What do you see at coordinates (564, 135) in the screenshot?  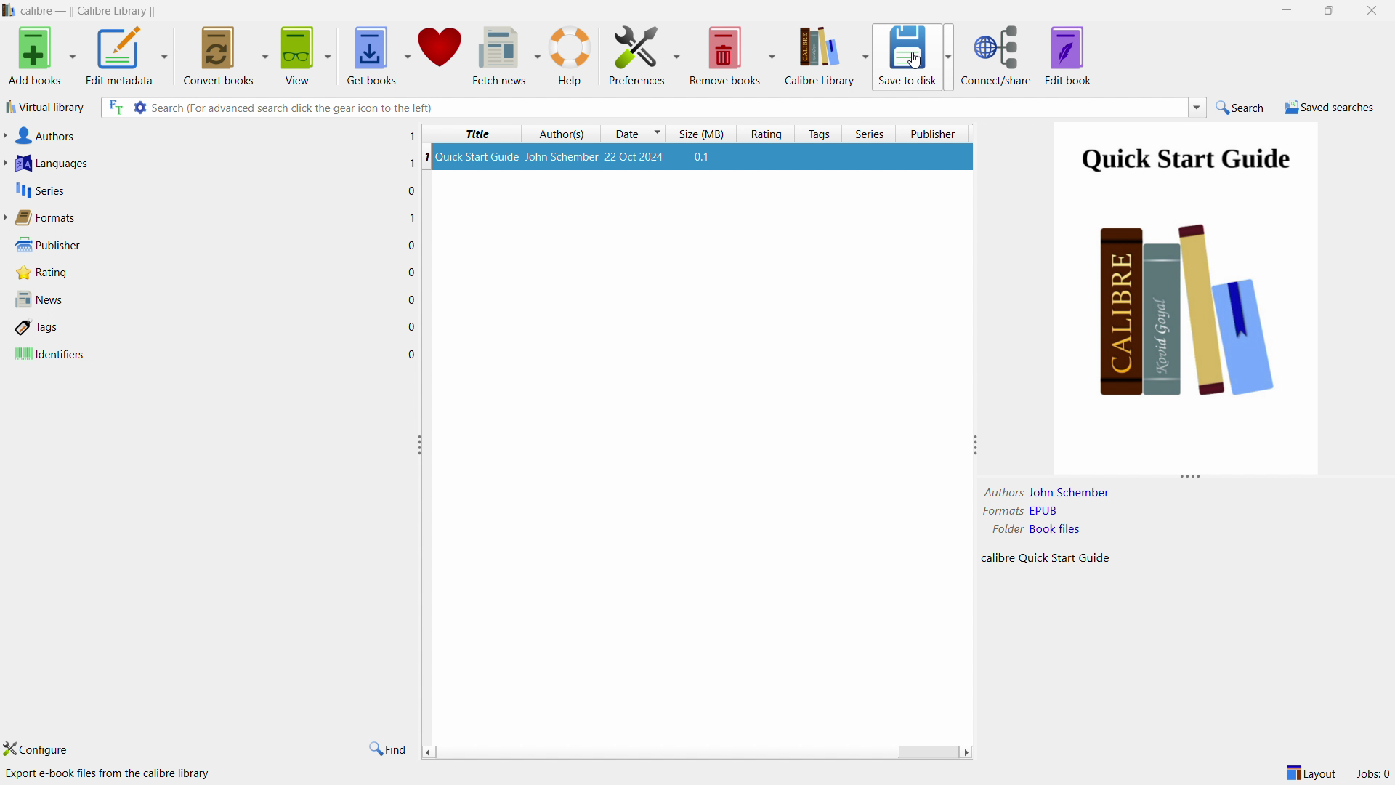 I see `Author(s)` at bounding box center [564, 135].